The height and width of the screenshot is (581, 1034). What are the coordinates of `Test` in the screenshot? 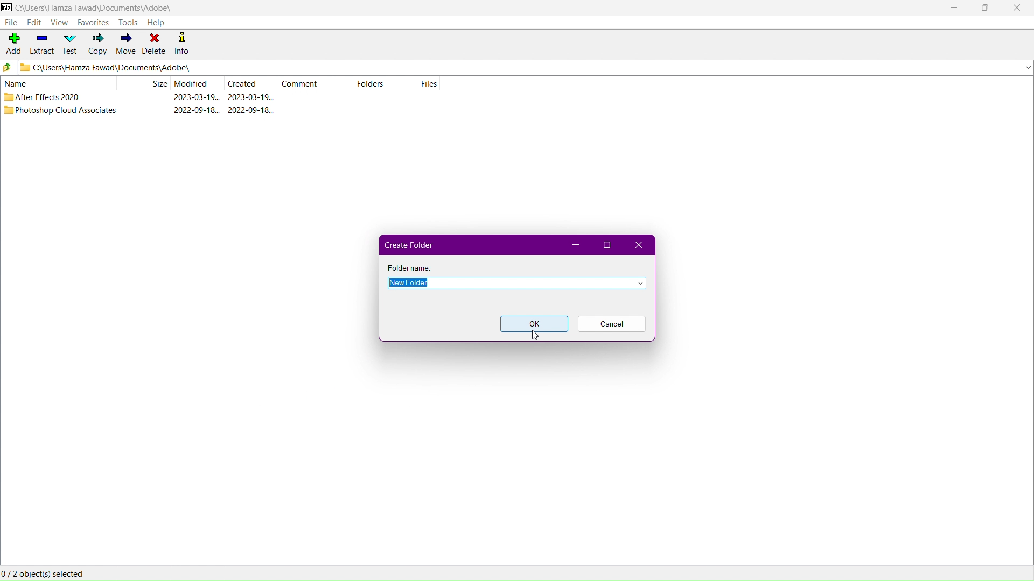 It's located at (69, 44).